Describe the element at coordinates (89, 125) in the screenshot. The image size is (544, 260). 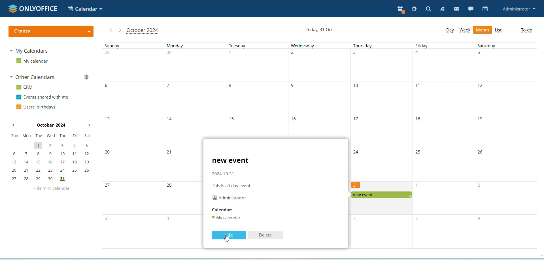
I see `next month` at that location.